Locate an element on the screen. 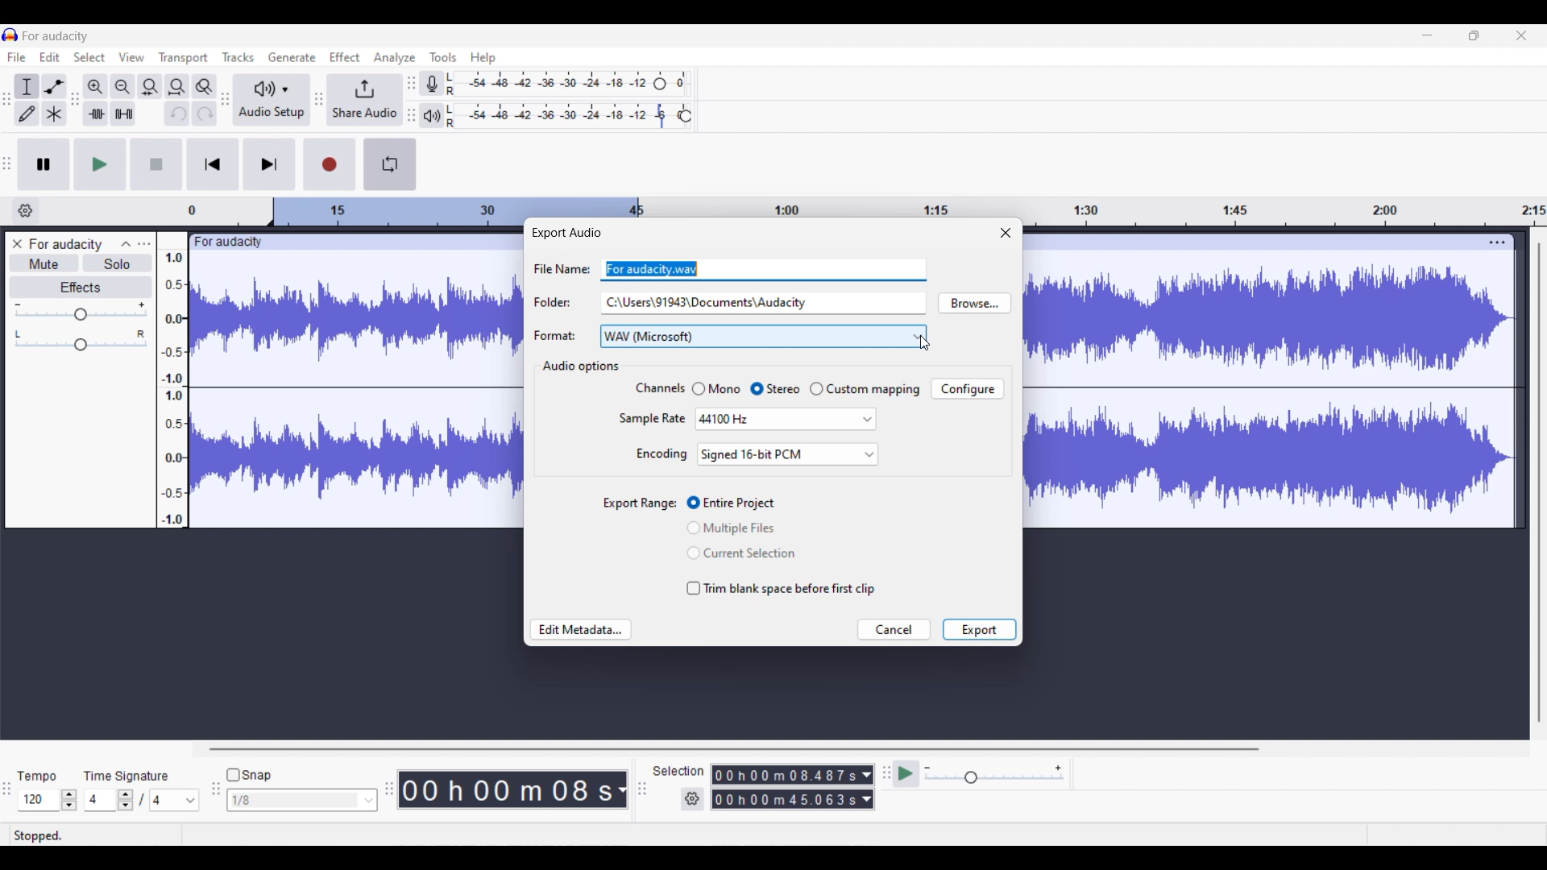 Image resolution: width=1547 pixels, height=870 pixels. Tools menu is located at coordinates (443, 57).